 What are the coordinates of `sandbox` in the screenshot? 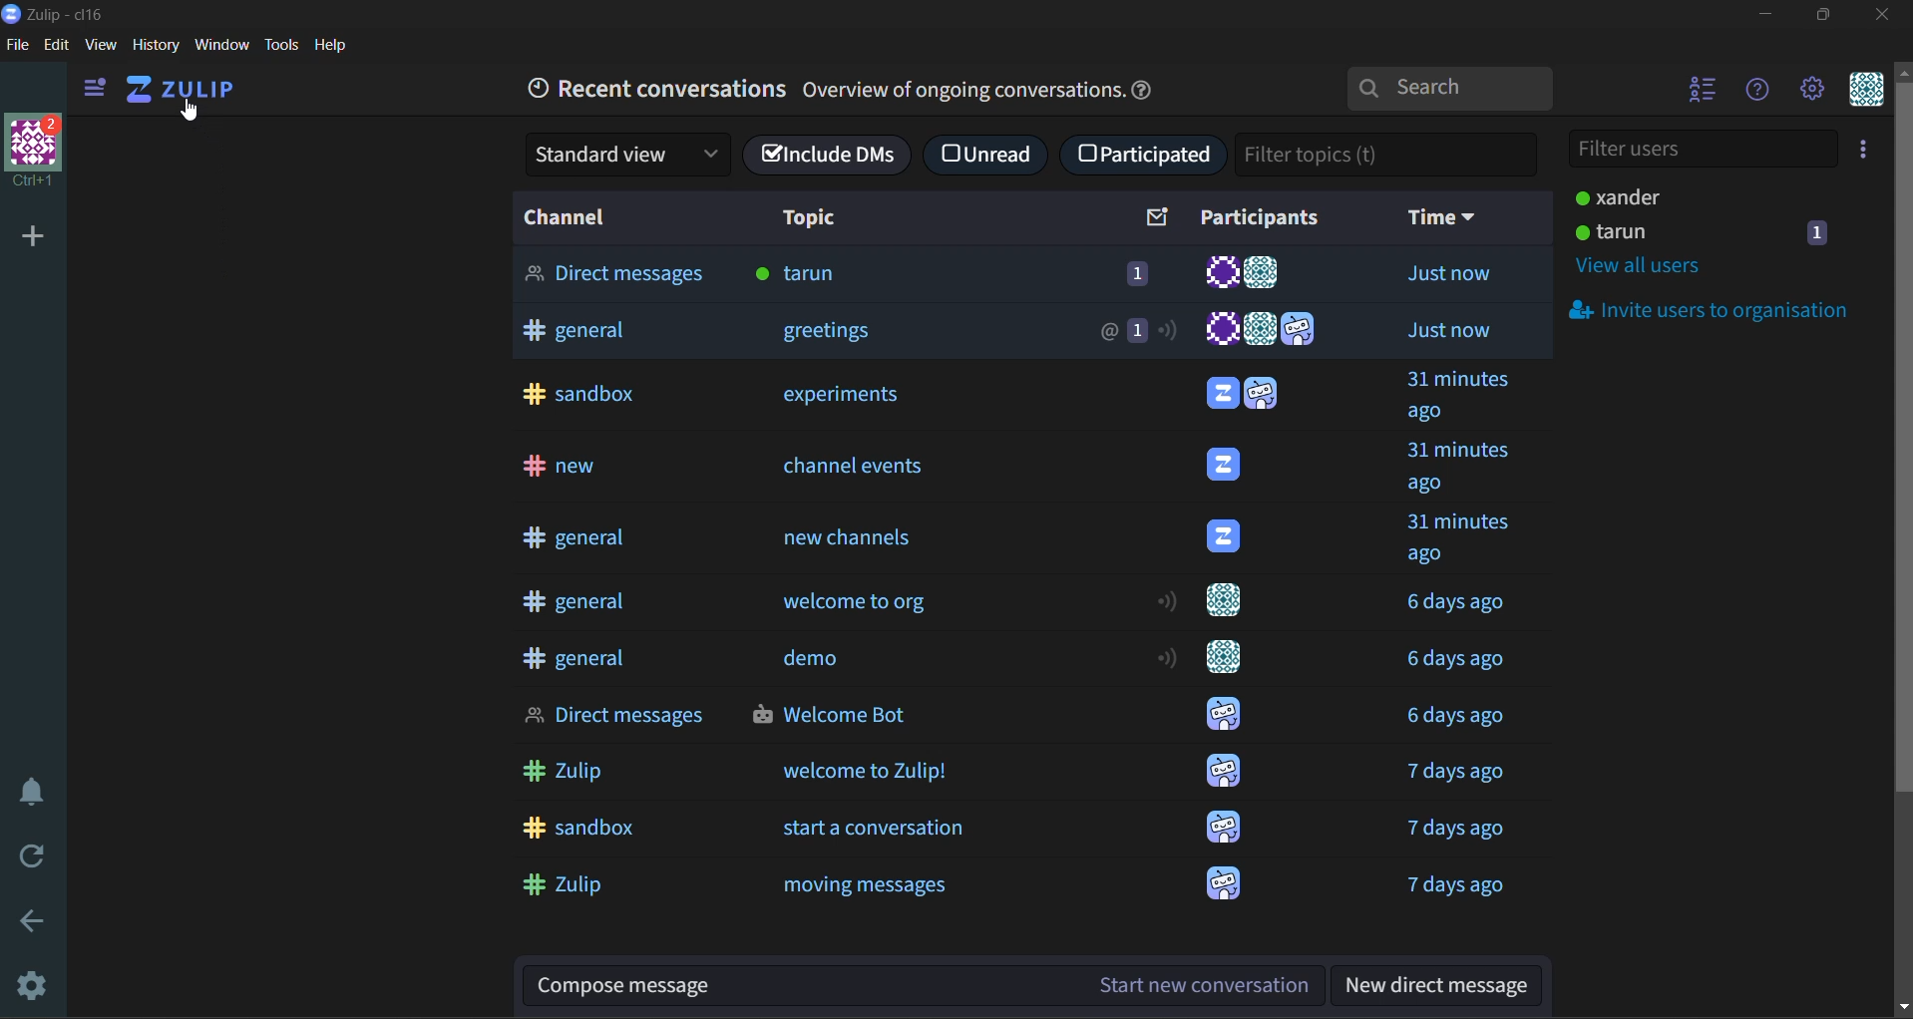 It's located at (590, 395).